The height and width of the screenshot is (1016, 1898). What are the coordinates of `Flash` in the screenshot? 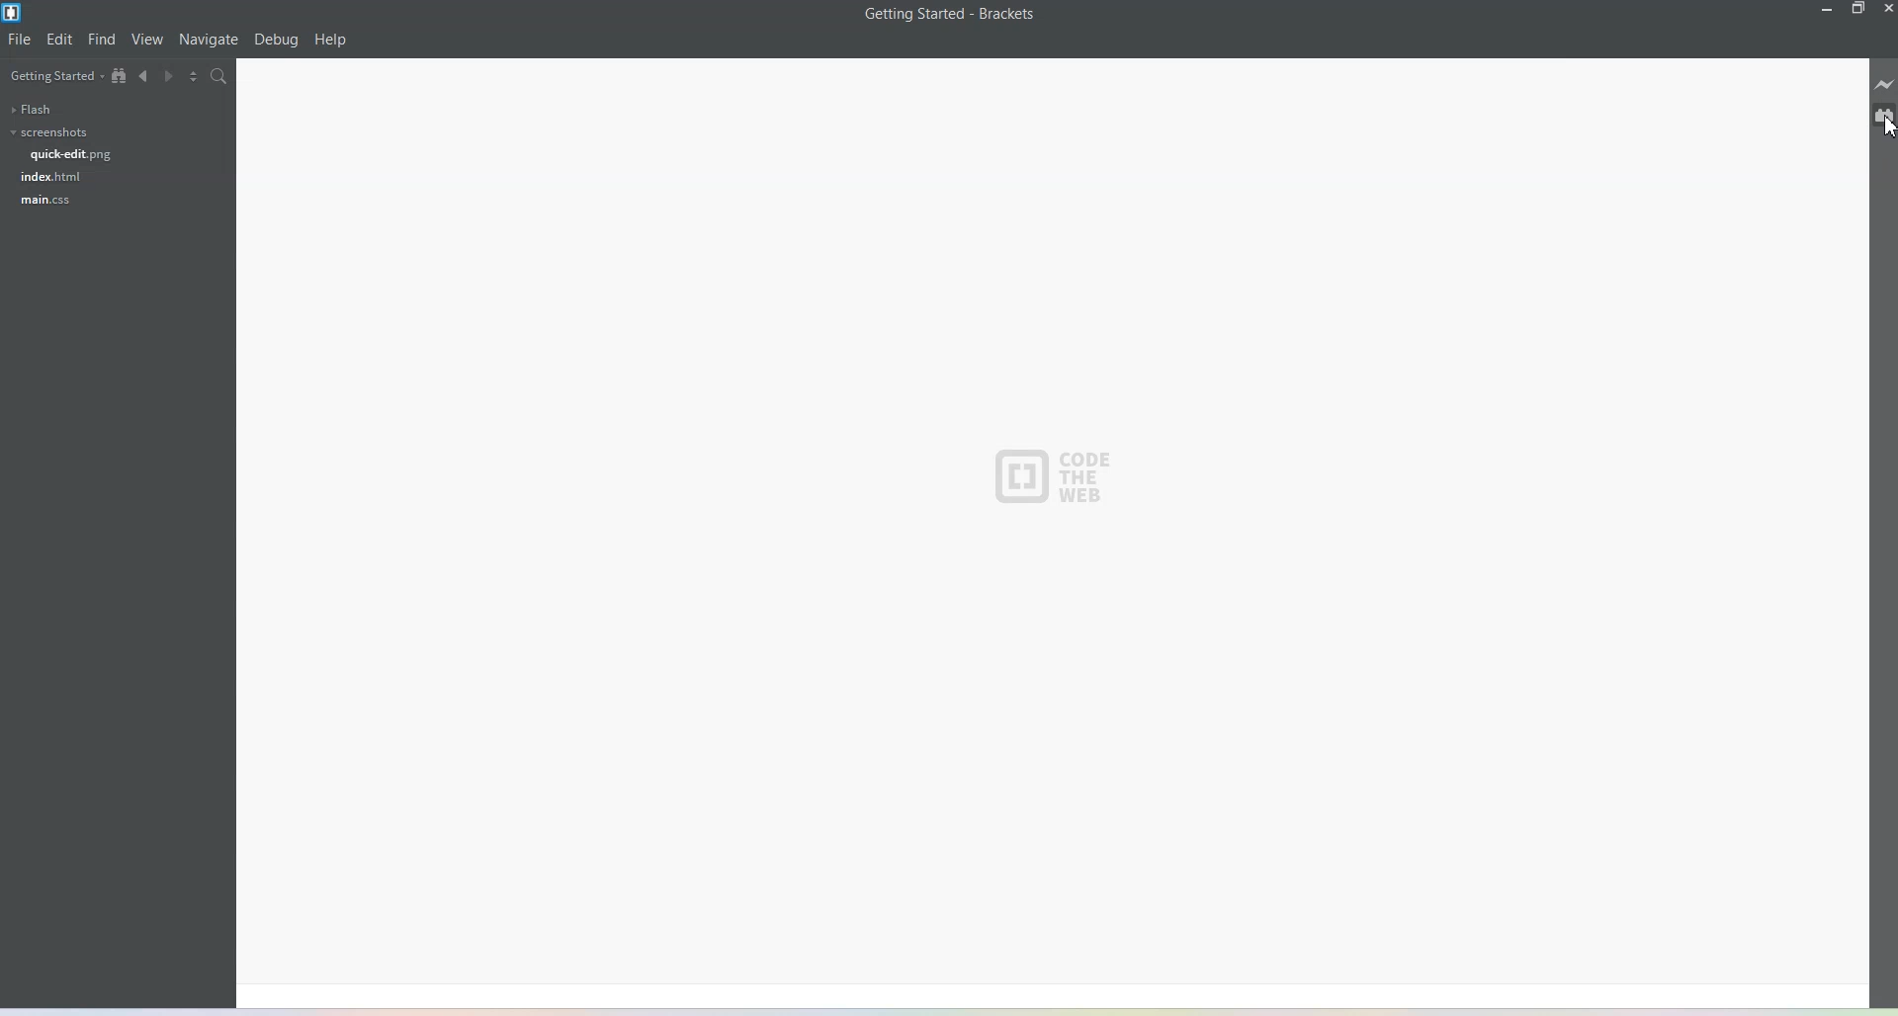 It's located at (30, 109).